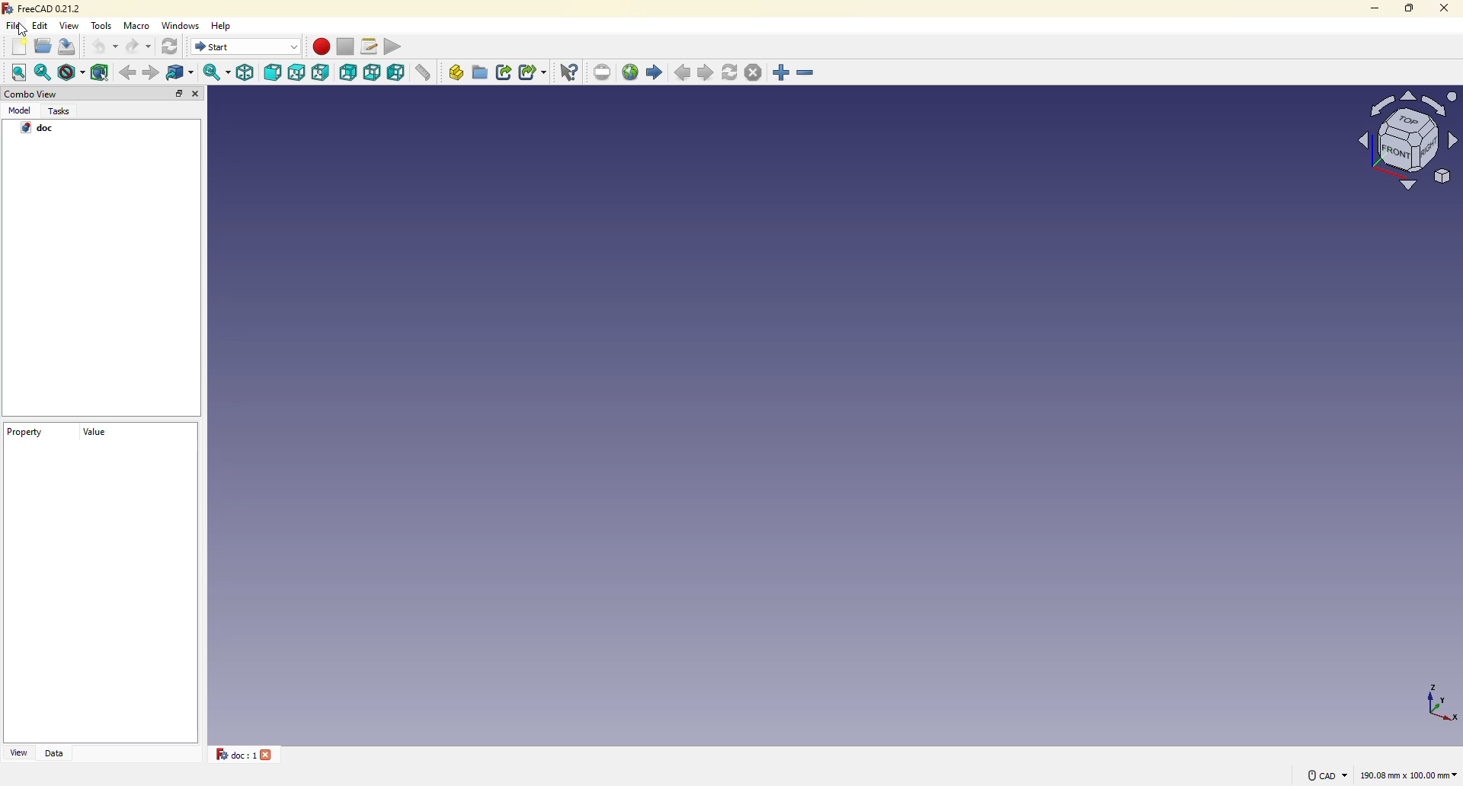 The image size is (1463, 786). I want to click on data, so click(56, 753).